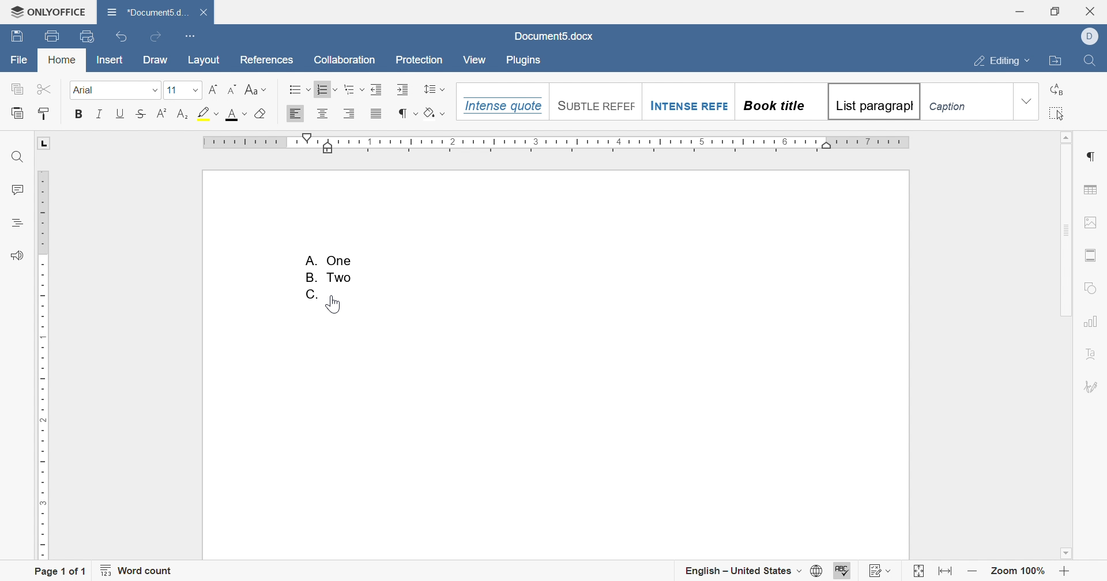 This screenshot has width=1107, height=581. Describe the element at coordinates (1018, 572) in the screenshot. I see `zoom 100%` at that location.